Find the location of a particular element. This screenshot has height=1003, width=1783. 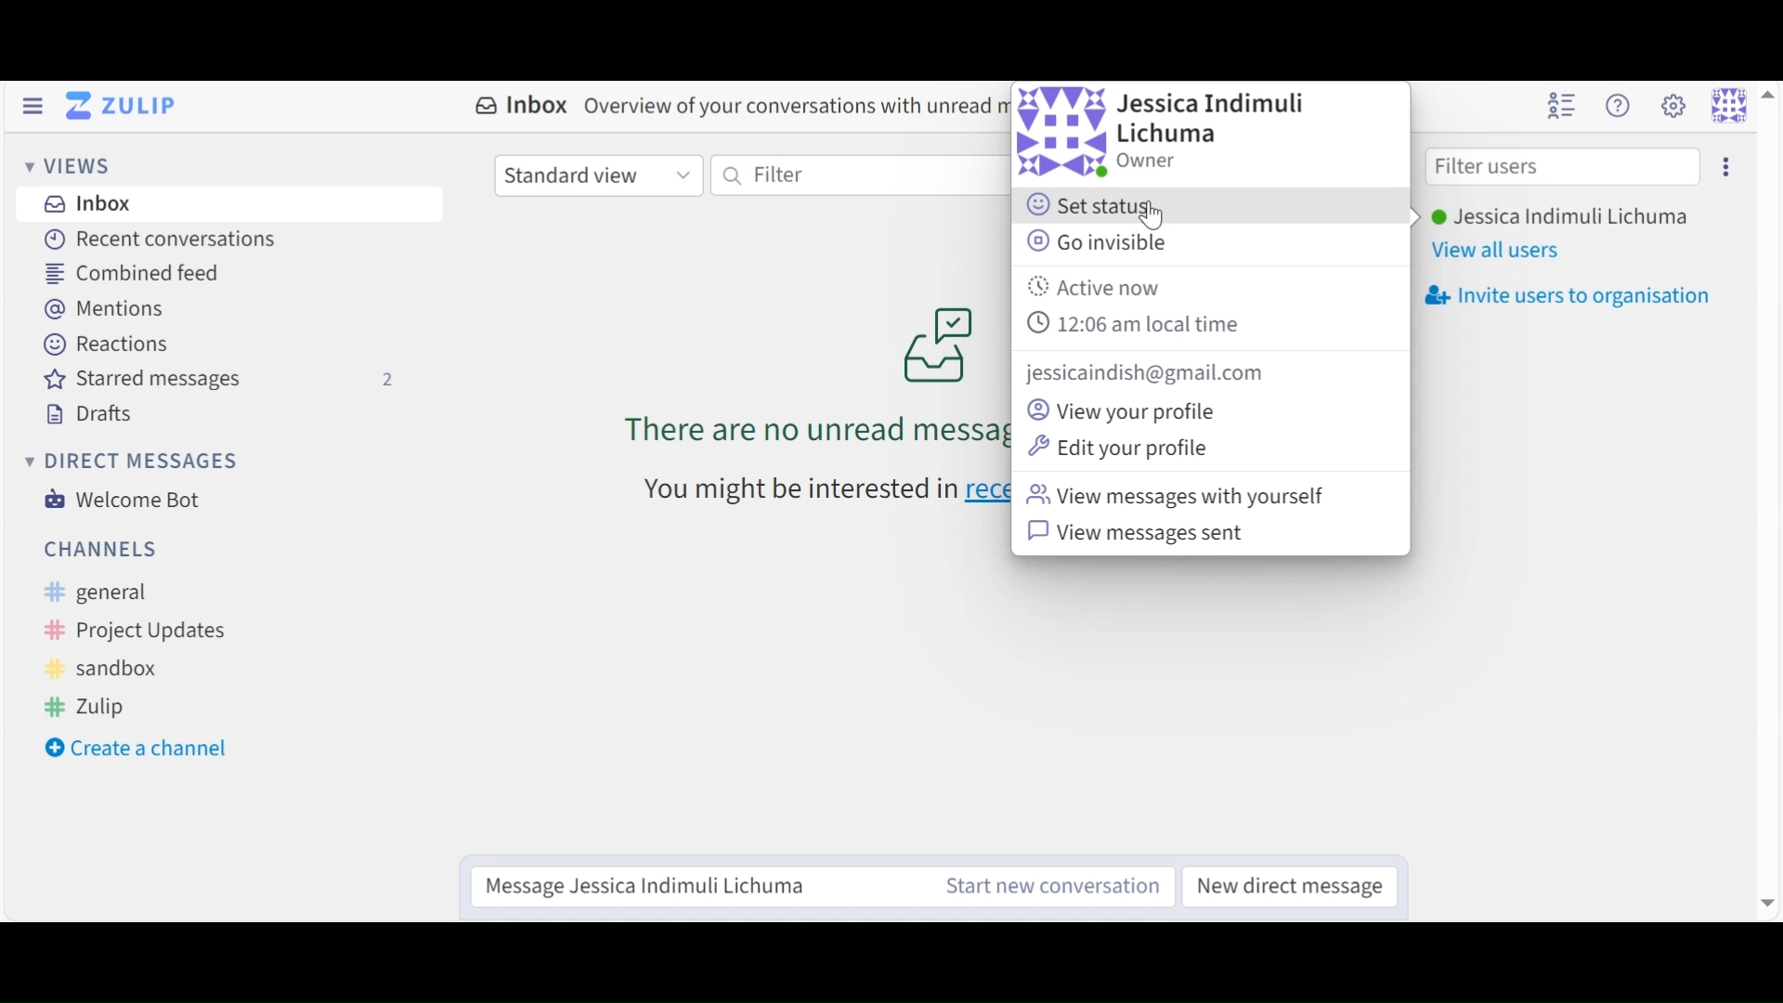

Recent Conversations is located at coordinates (158, 239).